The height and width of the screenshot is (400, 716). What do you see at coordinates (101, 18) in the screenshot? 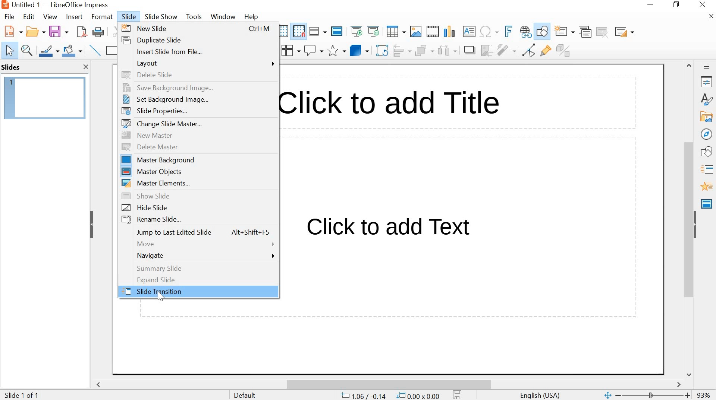
I see `FORMAT` at bounding box center [101, 18].